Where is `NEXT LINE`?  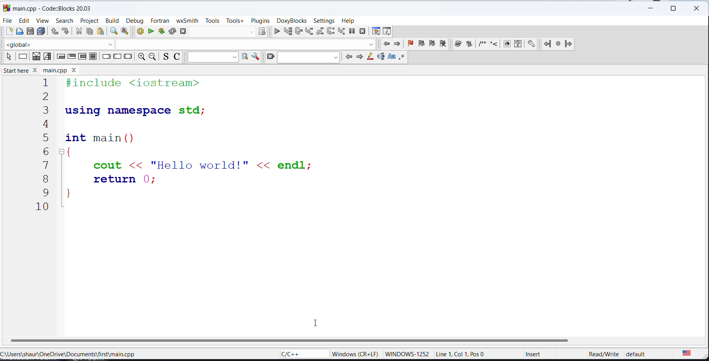 NEXT LINE is located at coordinates (298, 32).